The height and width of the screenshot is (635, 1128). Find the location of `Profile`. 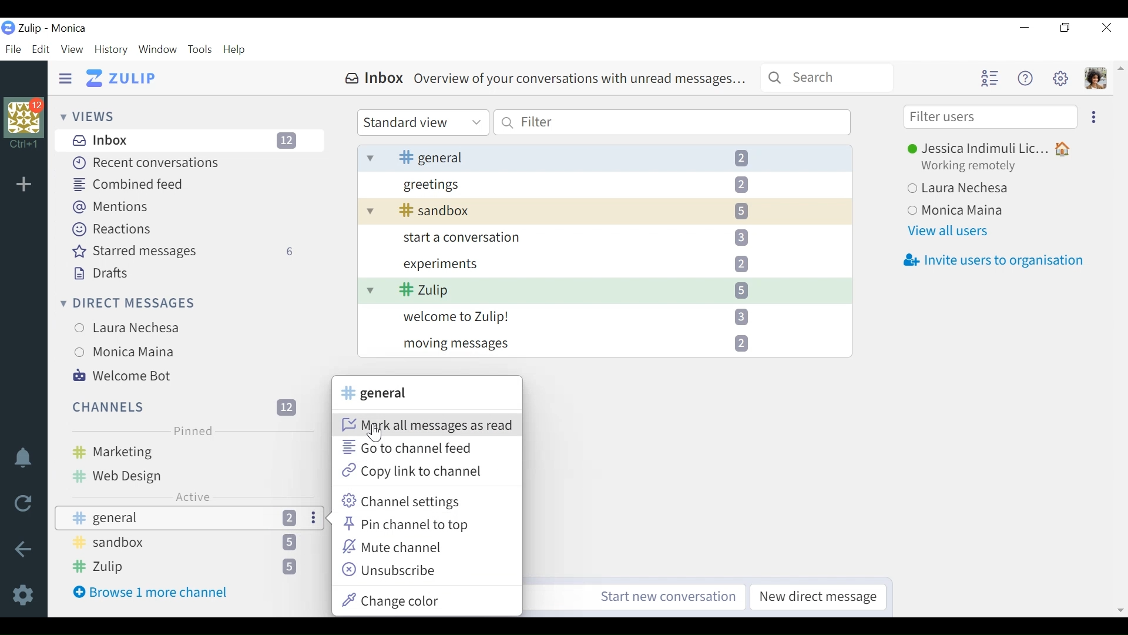

Profile is located at coordinates (1096, 78).